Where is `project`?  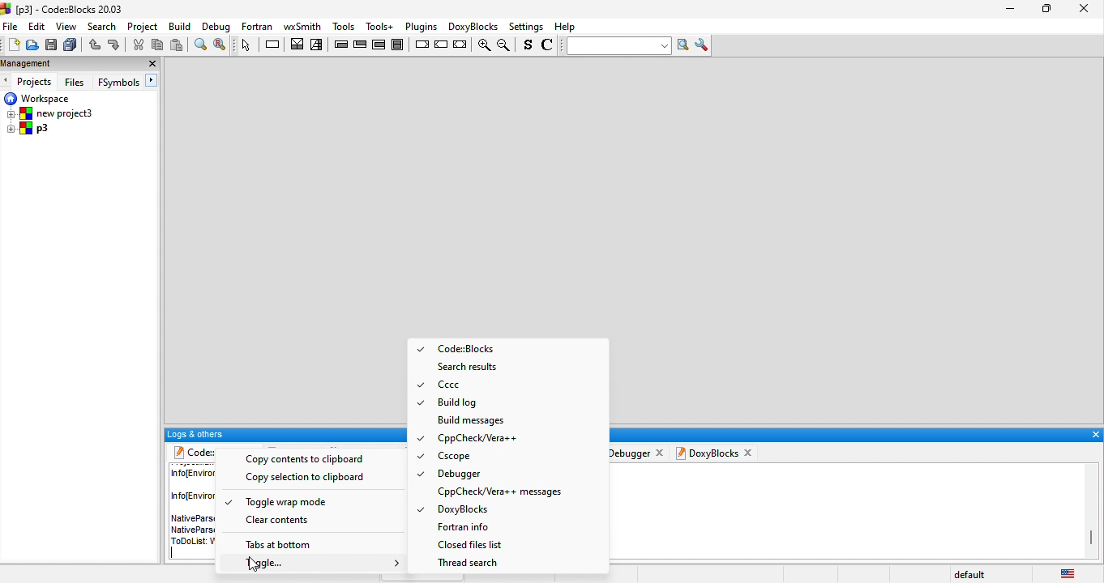 project is located at coordinates (144, 26).